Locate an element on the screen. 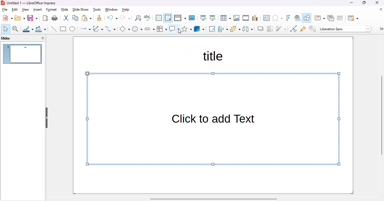 This screenshot has width=384, height=201. lines and arrows is located at coordinates (85, 29).